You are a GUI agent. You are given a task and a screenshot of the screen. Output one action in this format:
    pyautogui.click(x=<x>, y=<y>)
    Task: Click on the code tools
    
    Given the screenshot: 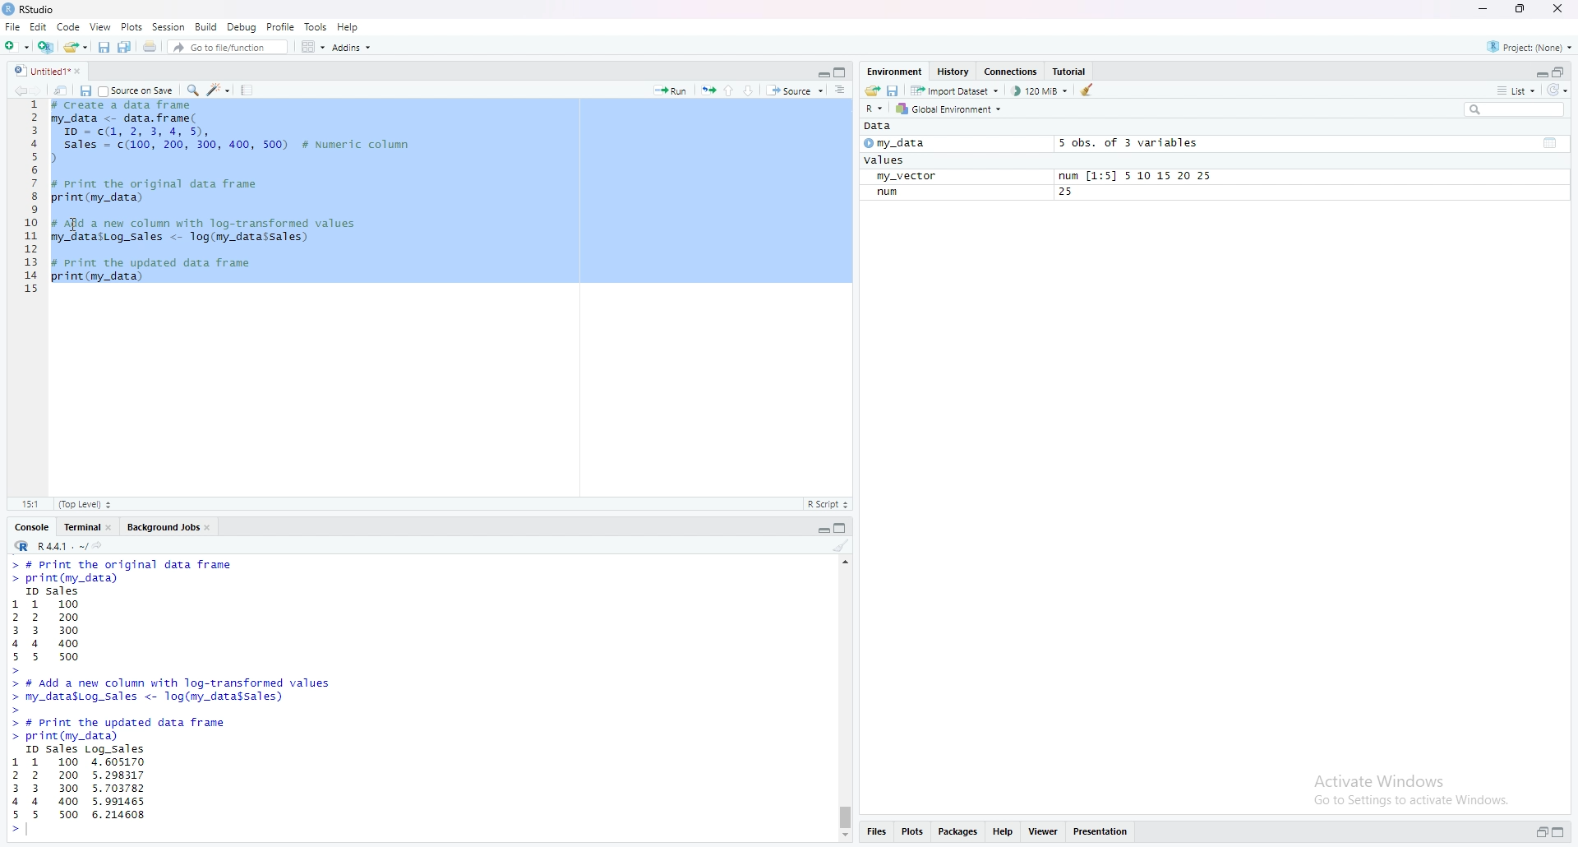 What is the action you would take?
    pyautogui.click(x=219, y=92)
    